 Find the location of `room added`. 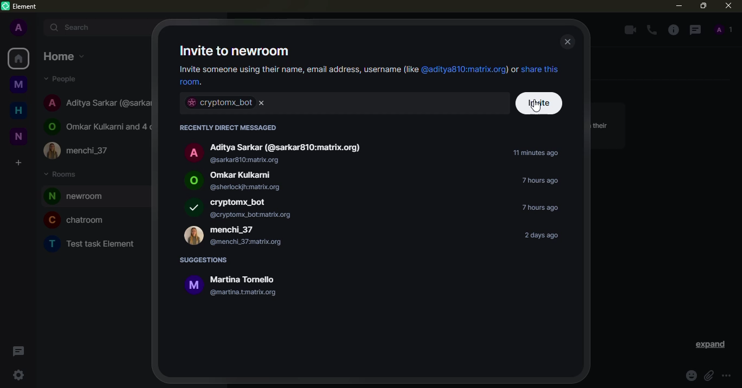

room added is located at coordinates (82, 196).